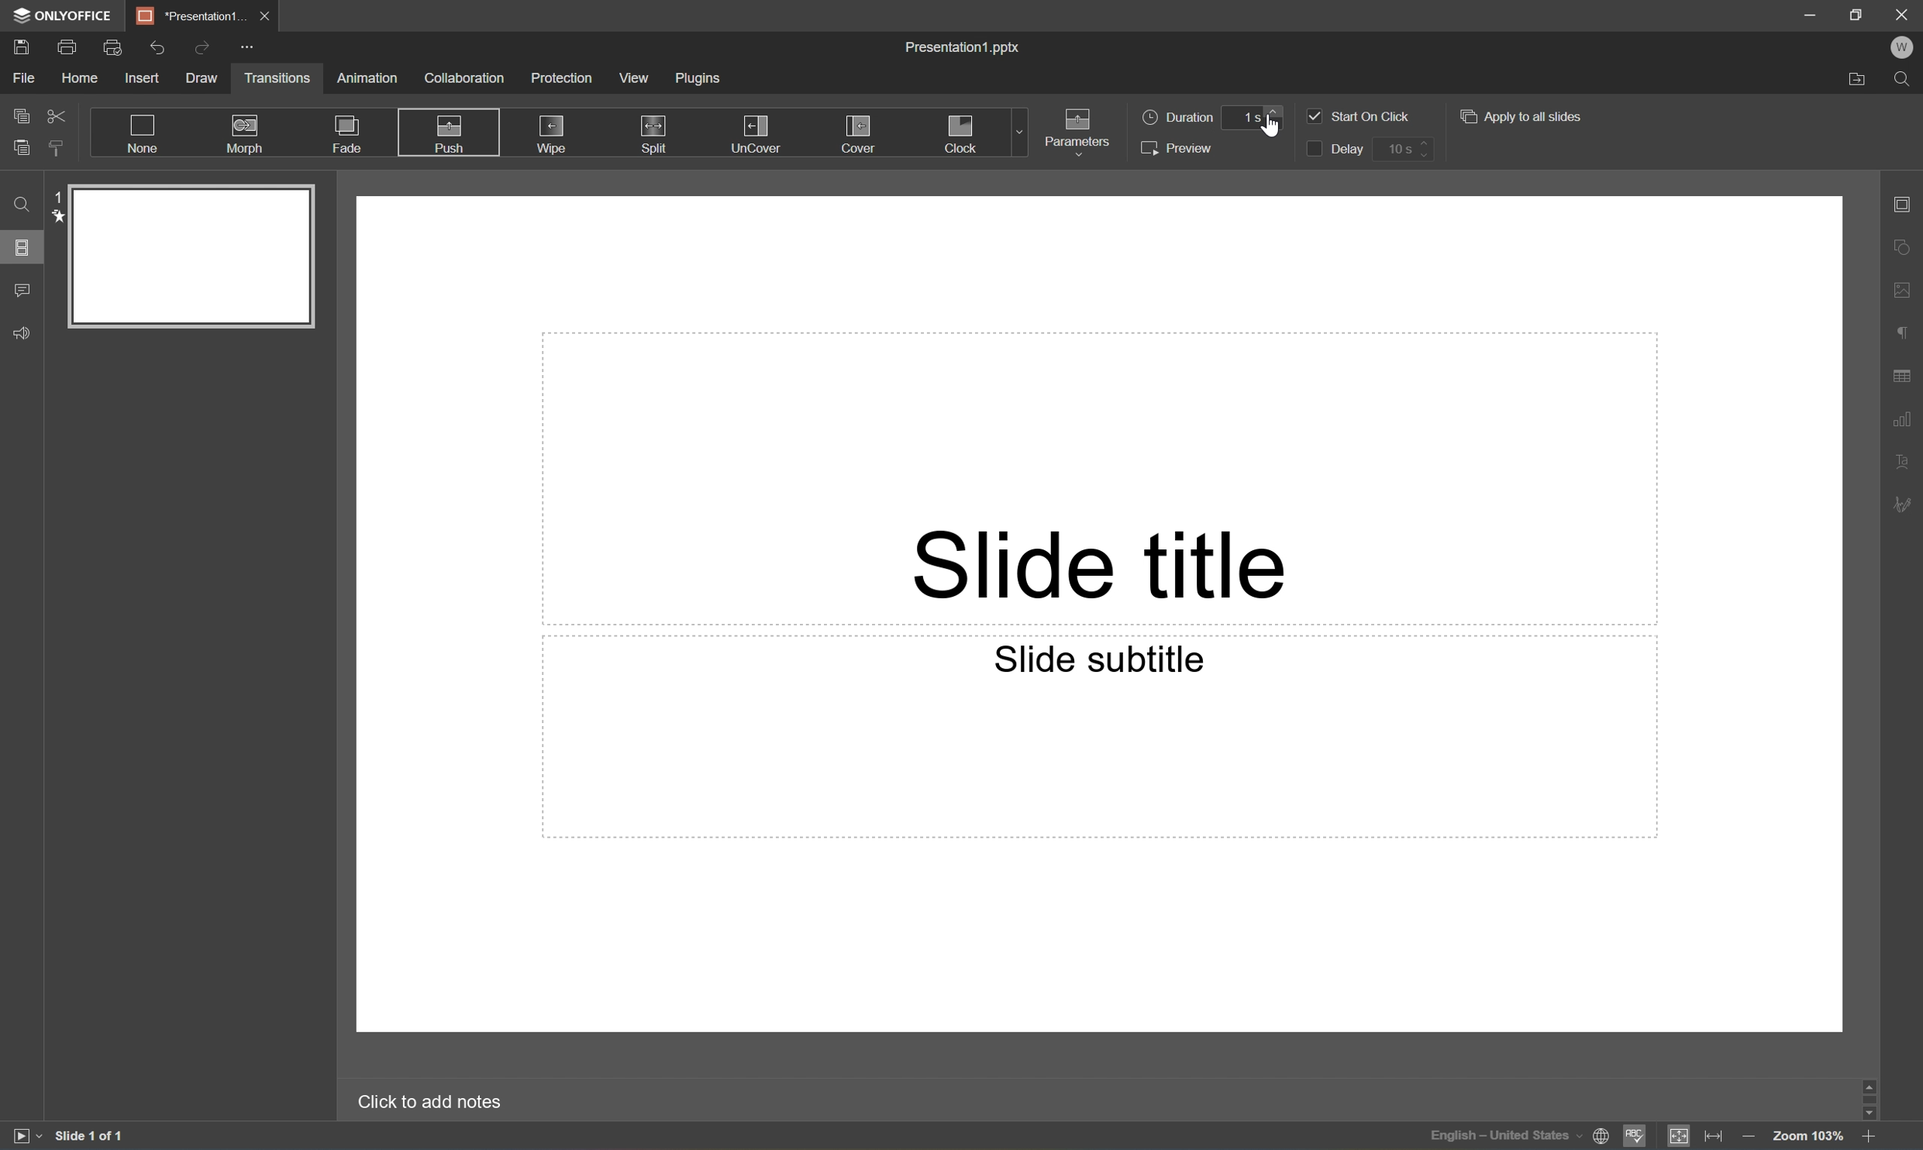 This screenshot has width=1923, height=1150. Describe the element at coordinates (449, 134) in the screenshot. I see `Push Selected` at that location.